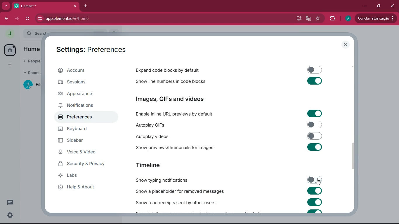 This screenshot has width=399, height=224. I want to click on google translate, so click(309, 19).